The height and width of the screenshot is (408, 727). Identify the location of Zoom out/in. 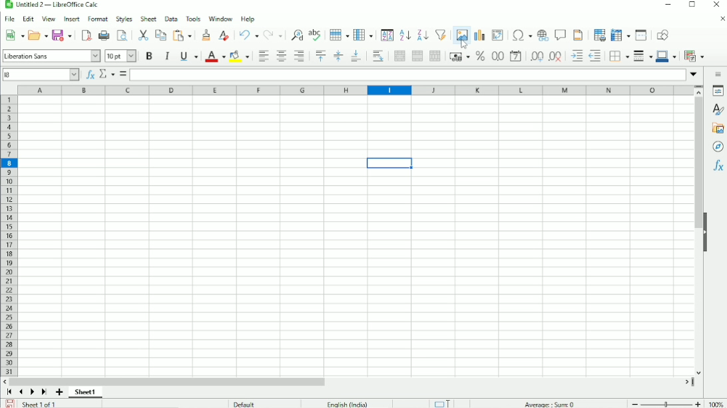
(666, 403).